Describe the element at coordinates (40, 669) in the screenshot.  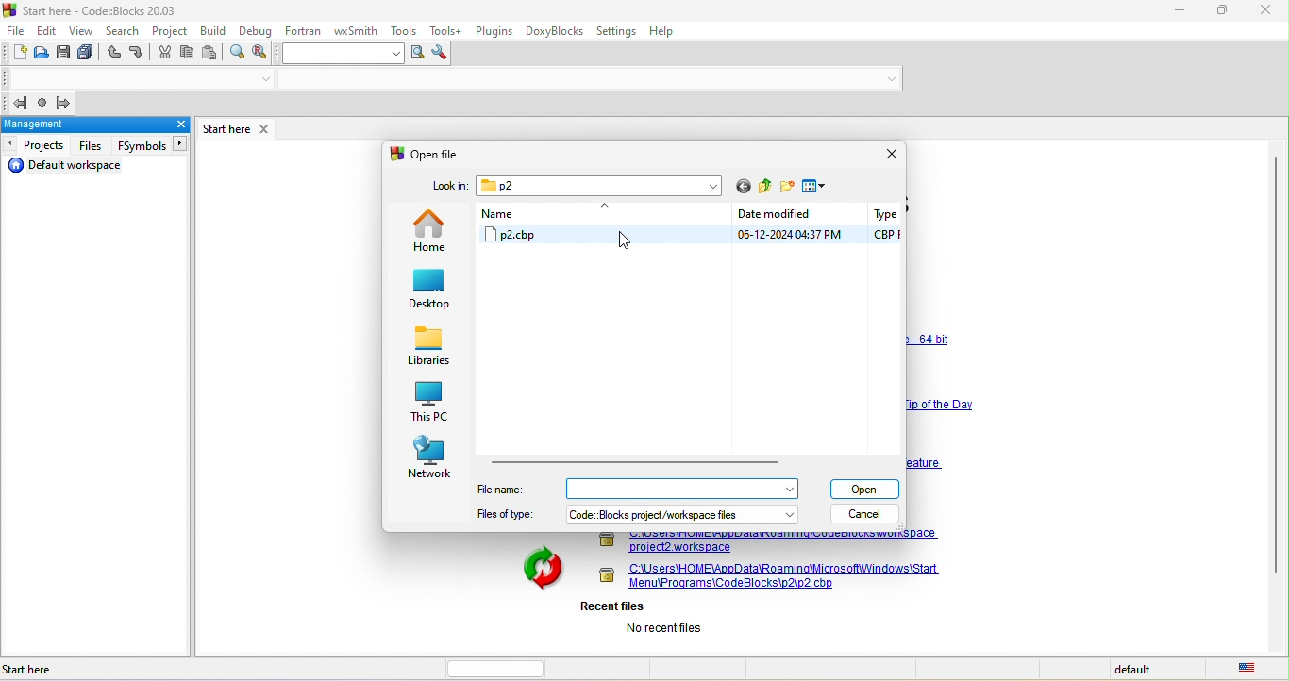
I see `start here` at that location.